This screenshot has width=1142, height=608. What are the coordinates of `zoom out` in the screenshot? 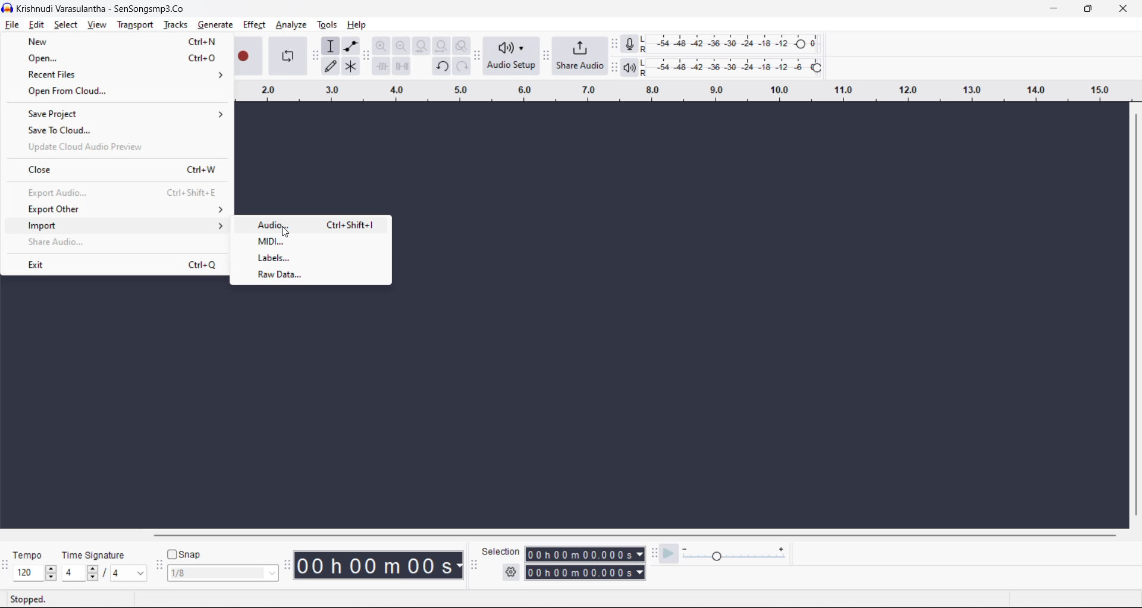 It's located at (401, 45).